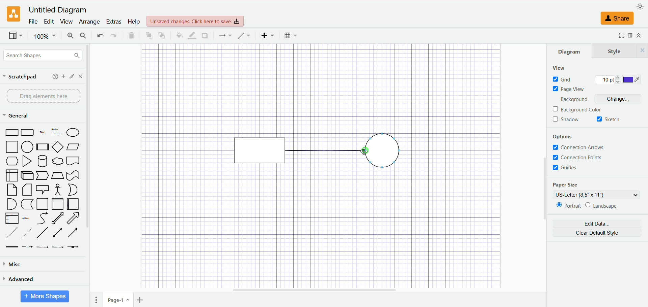 This screenshot has height=307, width=648. I want to click on connection, so click(225, 35).